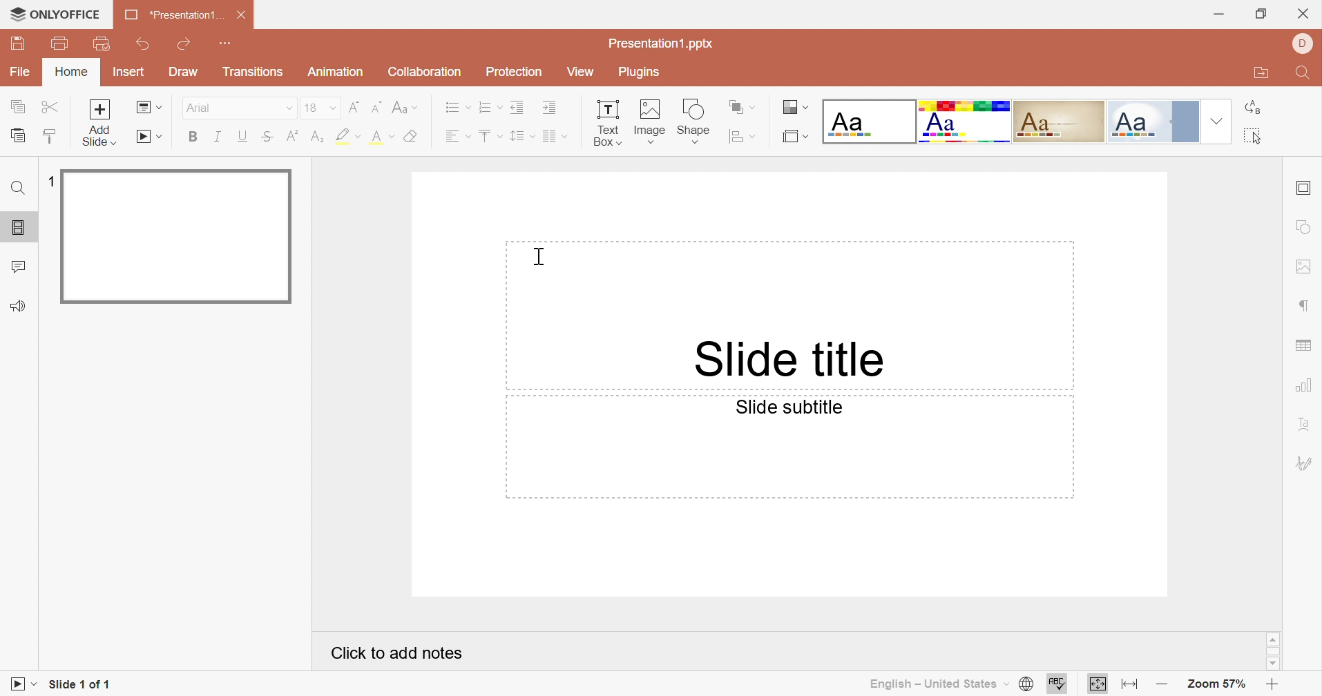  Describe the element at coordinates (1216, 121) in the screenshot. I see `Drop Down` at that location.